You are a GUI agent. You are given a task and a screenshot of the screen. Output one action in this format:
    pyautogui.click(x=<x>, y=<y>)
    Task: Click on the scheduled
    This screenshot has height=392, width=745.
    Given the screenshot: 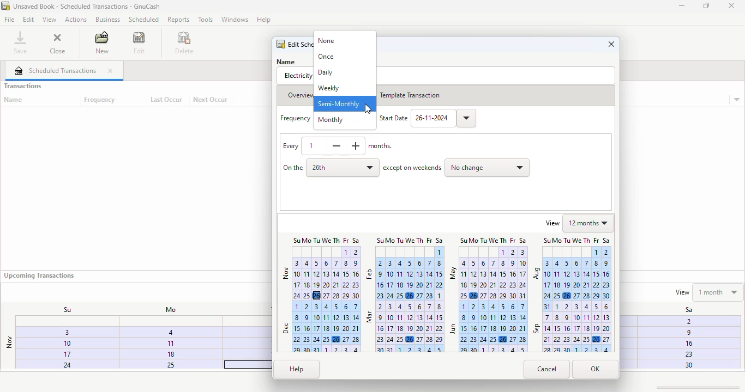 What is the action you would take?
    pyautogui.click(x=143, y=19)
    